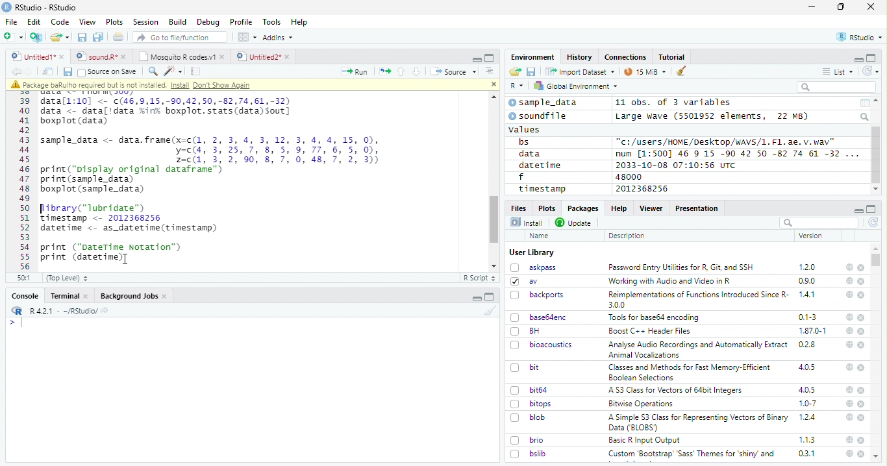 Image resolution: width=887 pixels, height=466 pixels. I want to click on Password Entry Utilities for R, Git, and SSH, so click(681, 267).